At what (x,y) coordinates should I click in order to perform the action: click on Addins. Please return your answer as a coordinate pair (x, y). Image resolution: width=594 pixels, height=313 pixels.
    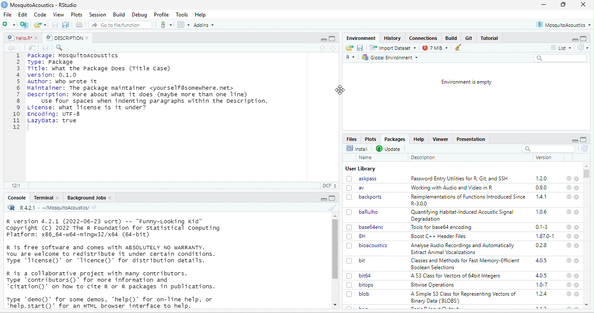
    Looking at the image, I should click on (204, 25).